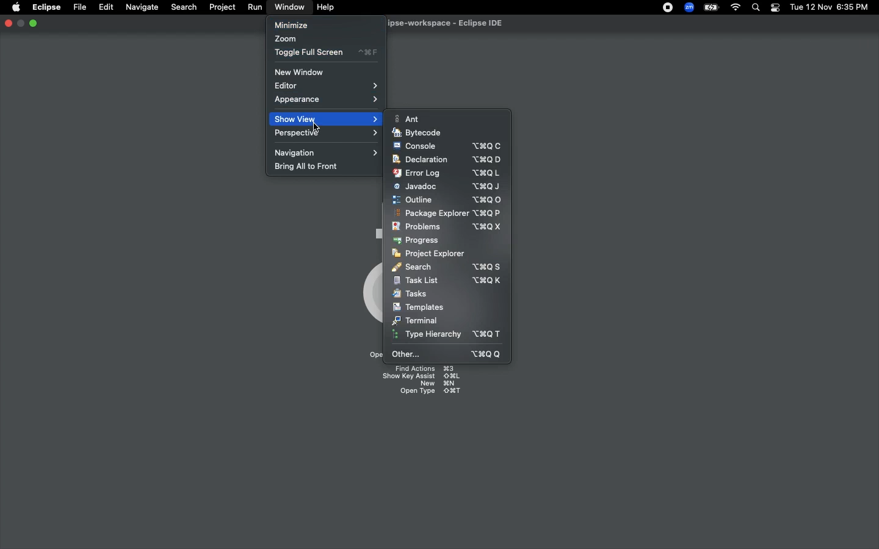 This screenshot has height=549, width=879. What do you see at coordinates (418, 240) in the screenshot?
I see `Progress` at bounding box center [418, 240].